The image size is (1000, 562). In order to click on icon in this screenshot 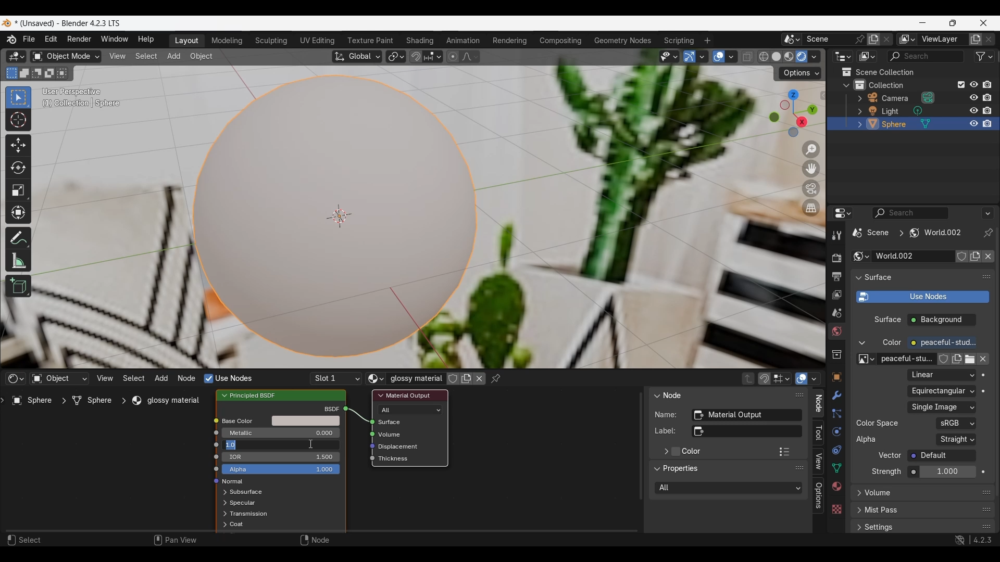, I will do `click(368, 446)`.